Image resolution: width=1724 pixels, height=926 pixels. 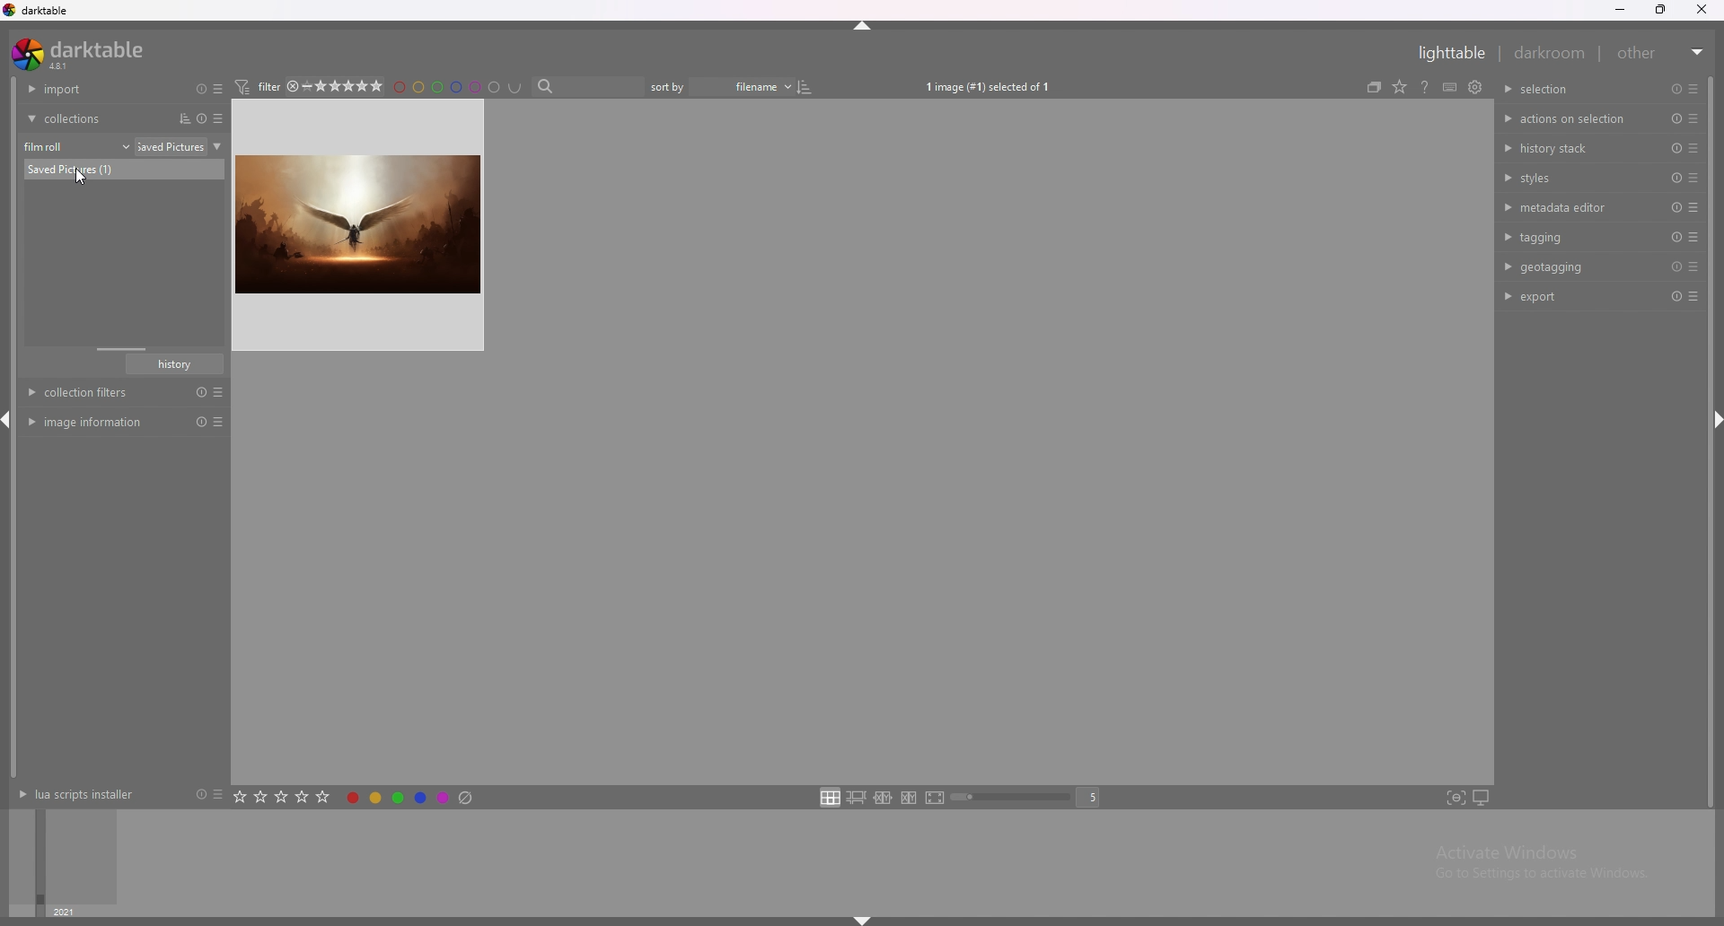 I want to click on hide, so click(x=858, y=920).